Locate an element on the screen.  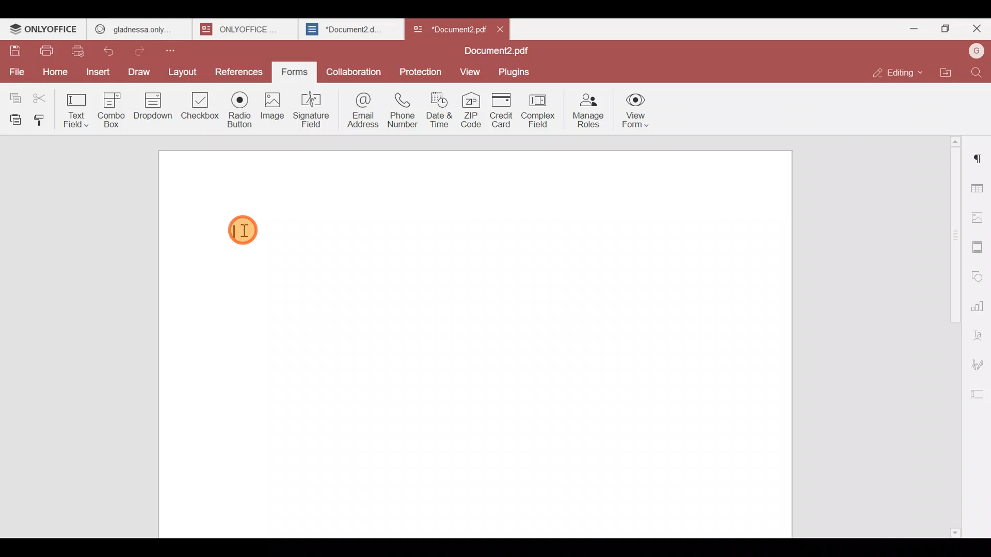
Paragraph settings is located at coordinates (980, 154).